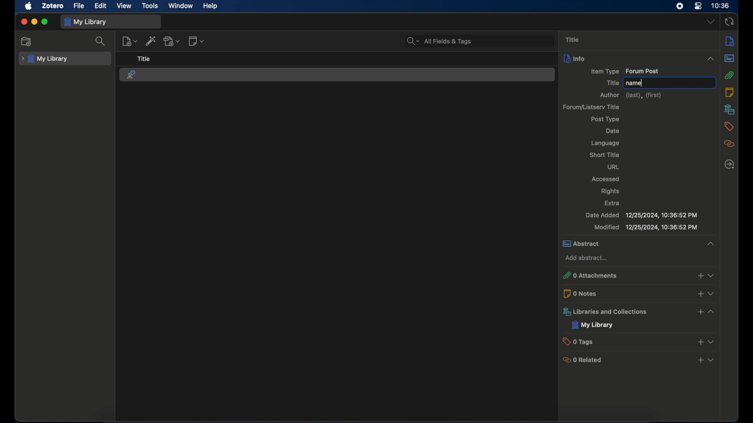 The height and width of the screenshot is (423, 753). What do you see at coordinates (613, 166) in the screenshot?
I see `url` at bounding box center [613, 166].